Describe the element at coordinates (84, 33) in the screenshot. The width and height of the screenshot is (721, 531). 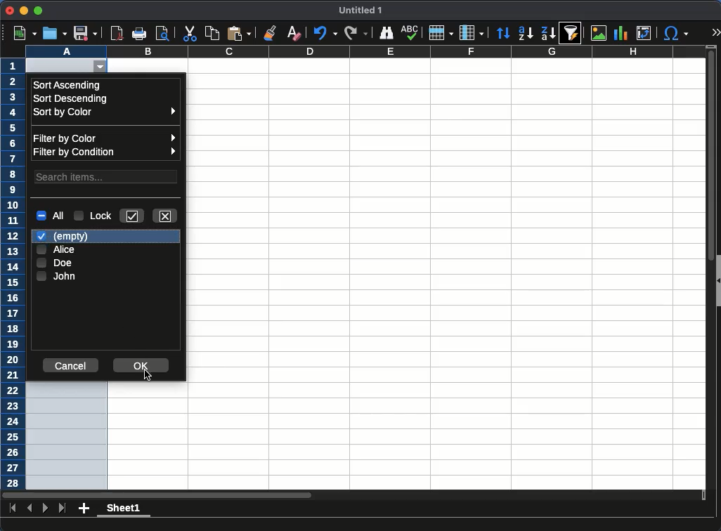
I see `save` at that location.